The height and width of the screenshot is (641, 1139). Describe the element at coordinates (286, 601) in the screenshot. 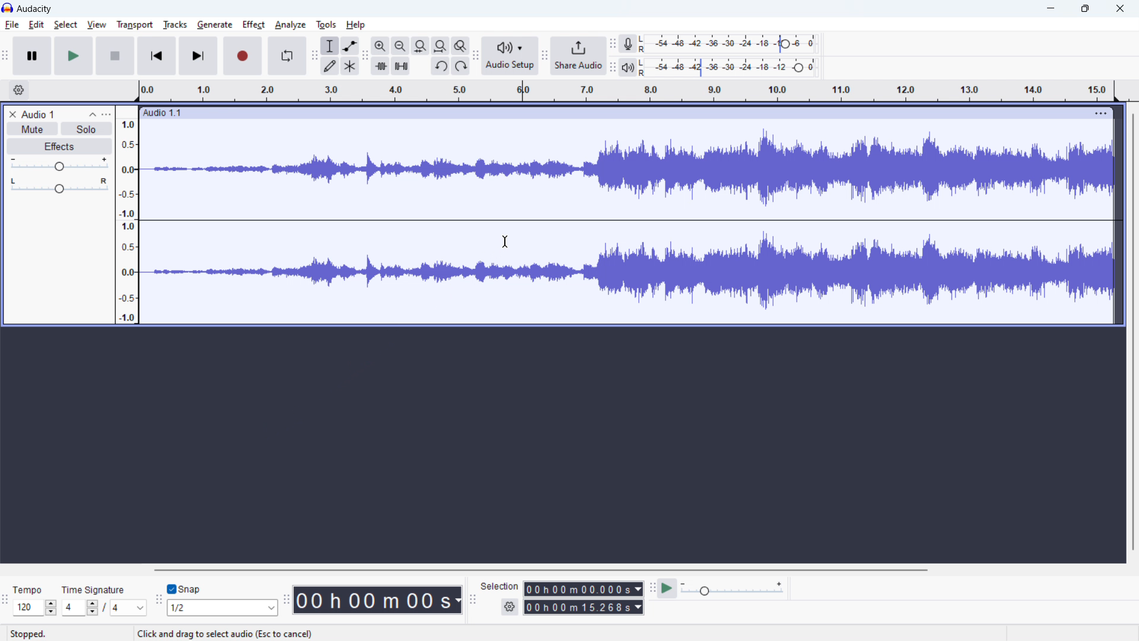

I see `time toolbar` at that location.